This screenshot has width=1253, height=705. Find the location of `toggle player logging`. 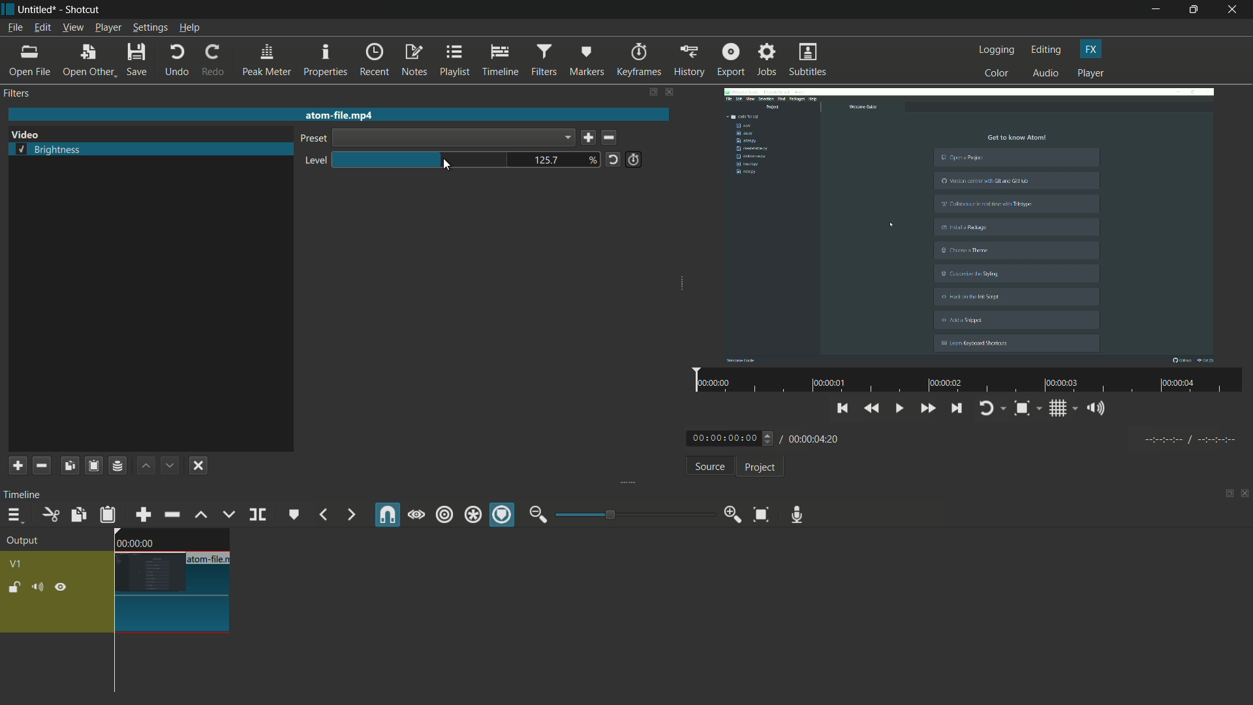

toggle player logging is located at coordinates (992, 408).